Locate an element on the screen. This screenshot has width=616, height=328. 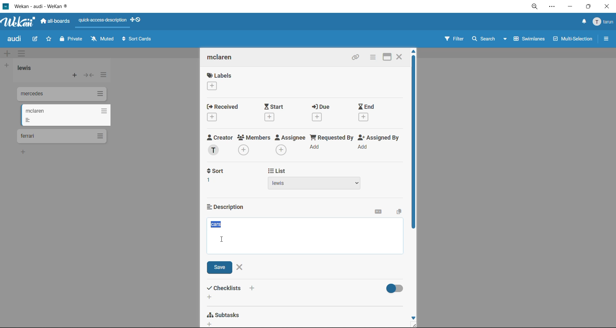
copy is located at coordinates (398, 212).